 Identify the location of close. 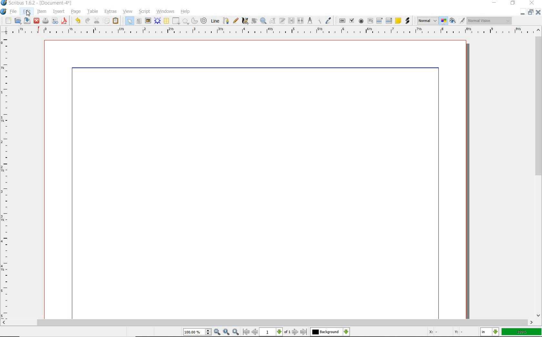
(539, 12).